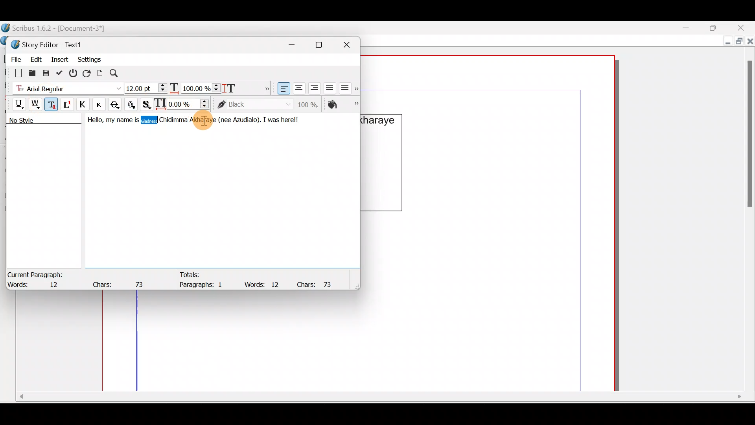 The width and height of the screenshot is (755, 425). Describe the element at coordinates (298, 87) in the screenshot. I see `Align text center` at that location.